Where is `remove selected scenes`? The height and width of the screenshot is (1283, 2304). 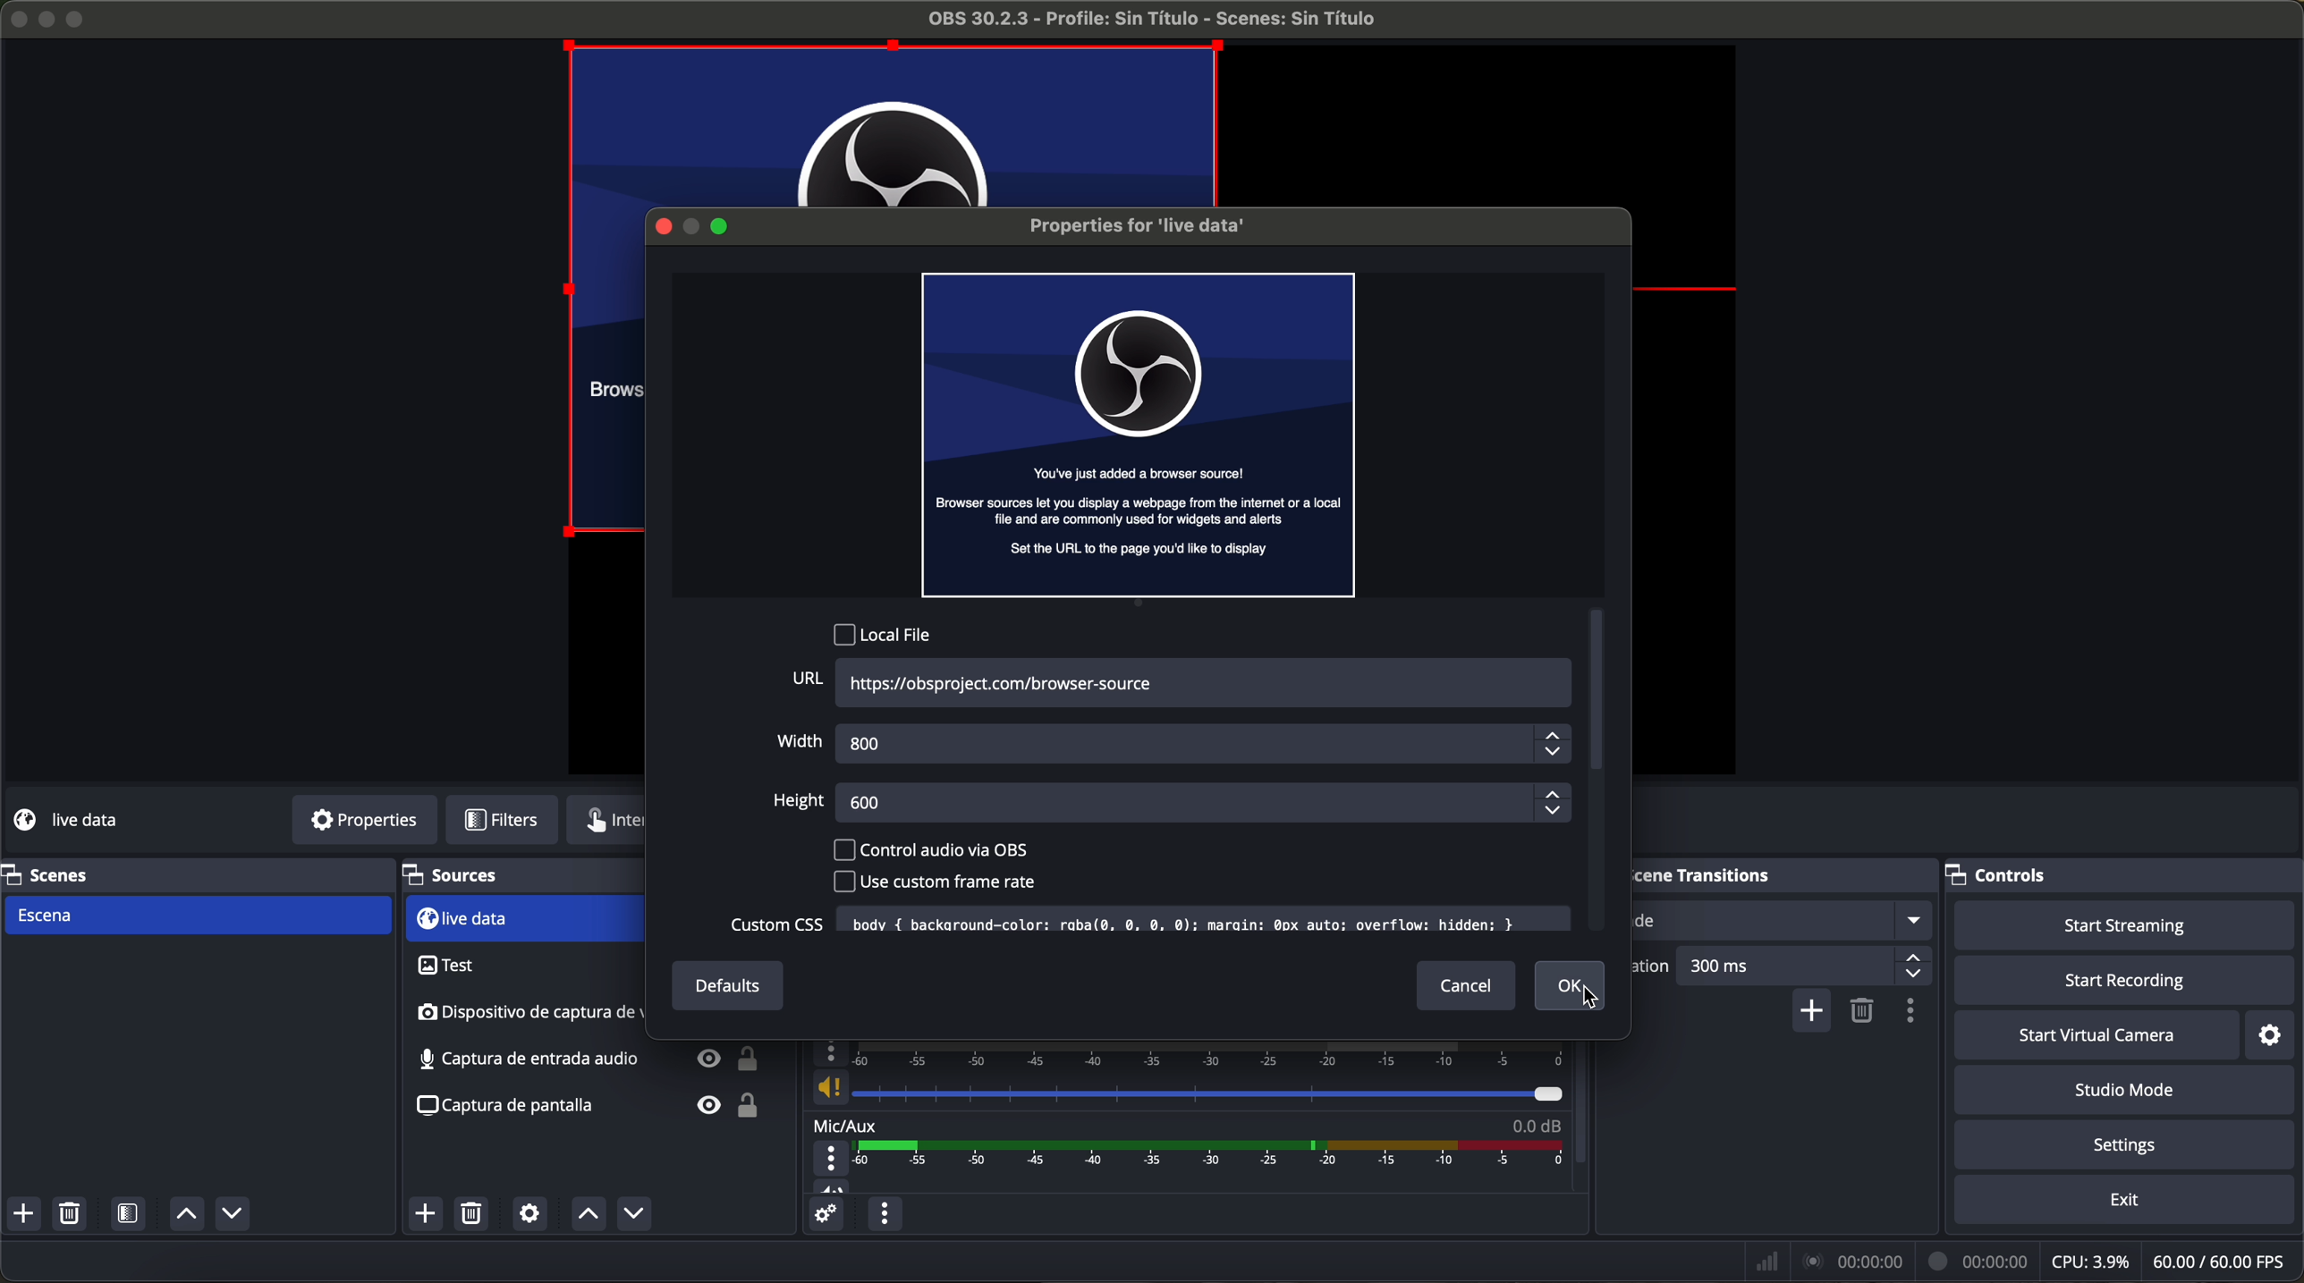
remove selected scenes is located at coordinates (69, 1213).